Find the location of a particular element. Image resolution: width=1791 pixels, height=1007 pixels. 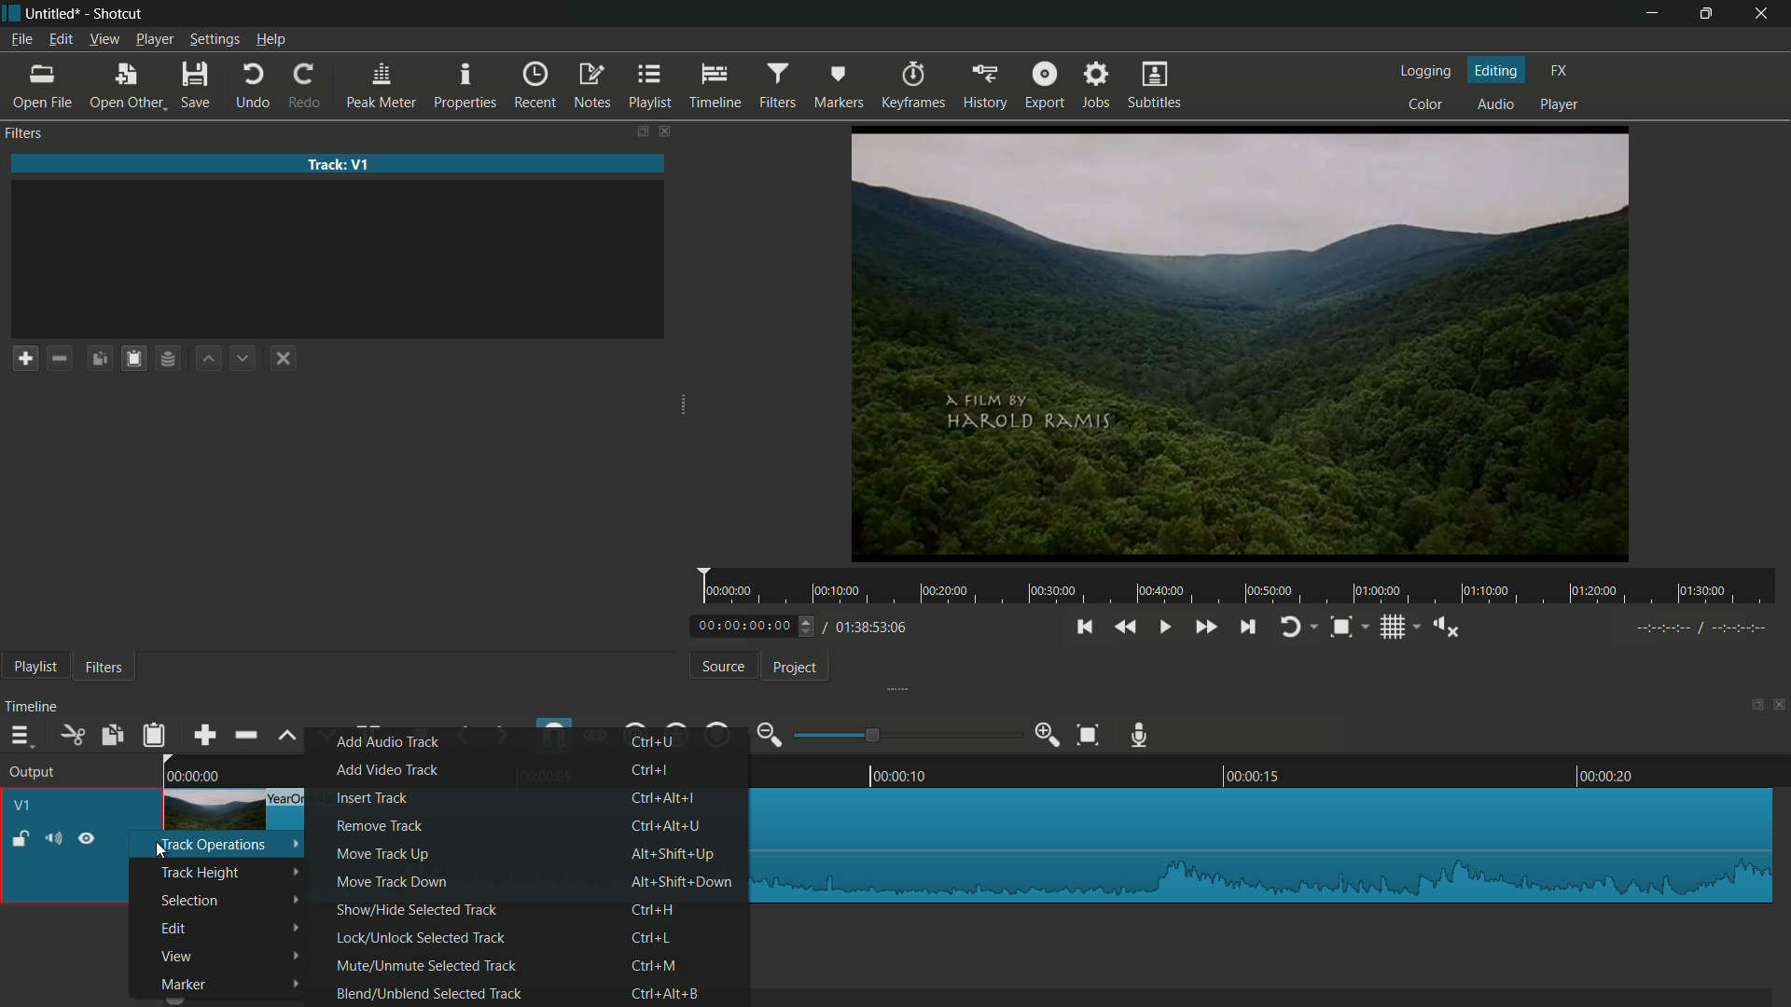

redo is located at coordinates (306, 86).